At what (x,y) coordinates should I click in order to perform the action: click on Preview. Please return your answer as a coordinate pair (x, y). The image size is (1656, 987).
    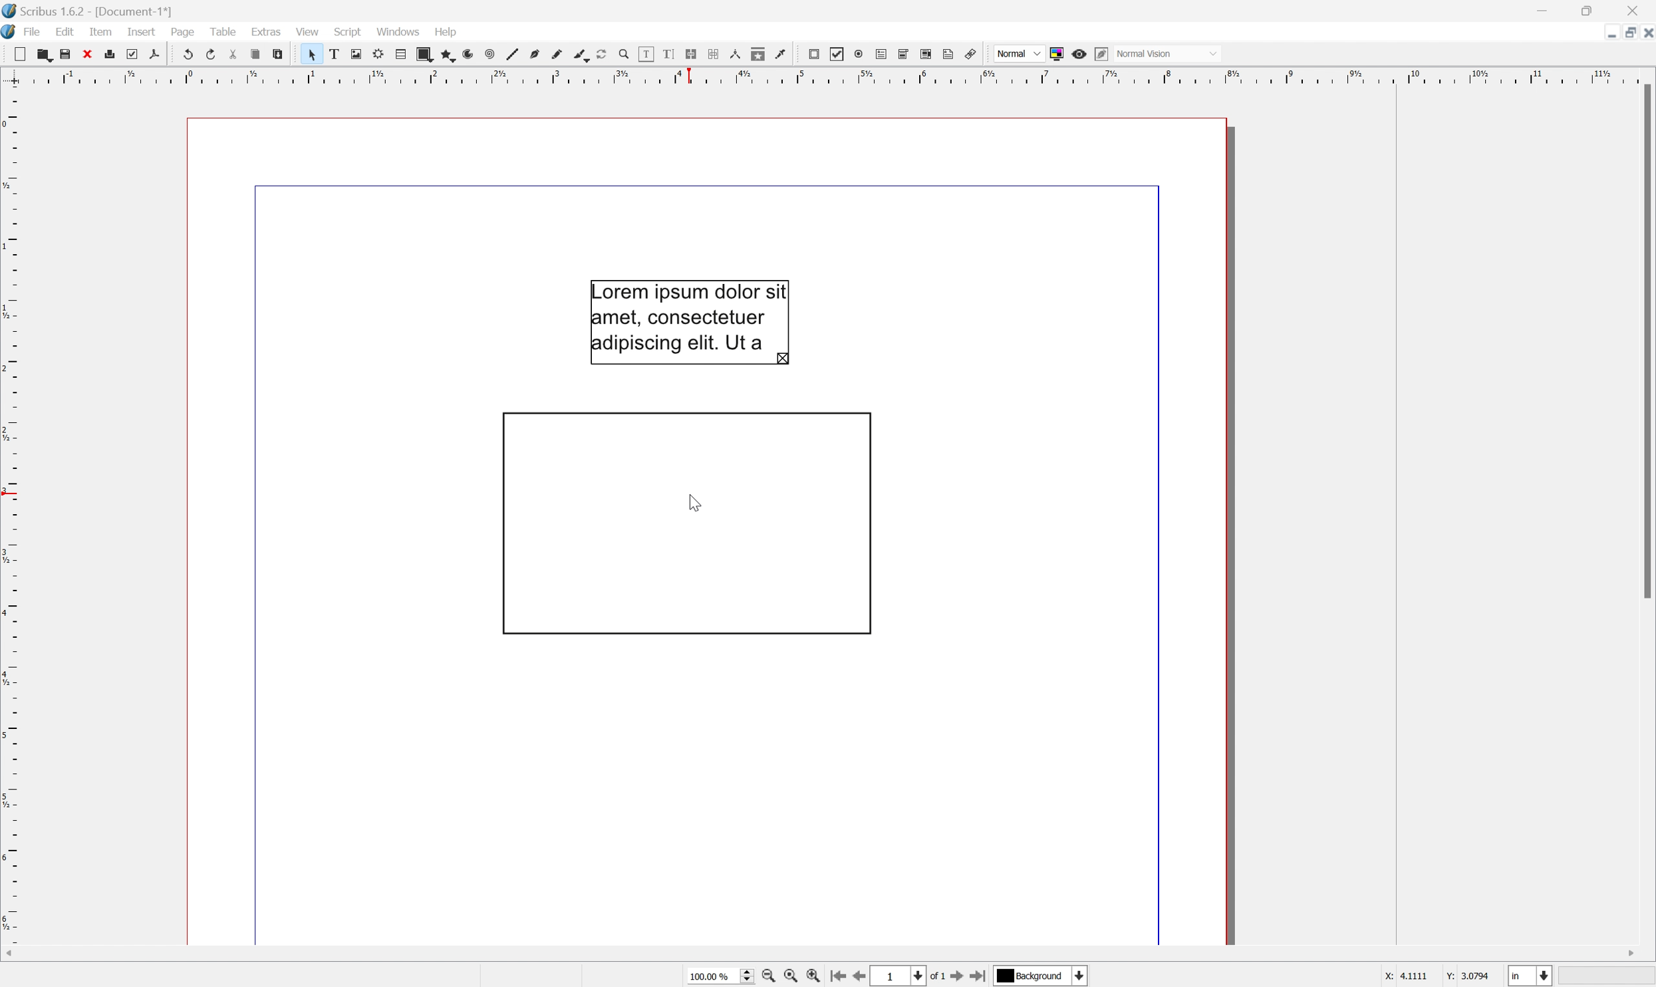
    Looking at the image, I should click on (1079, 53).